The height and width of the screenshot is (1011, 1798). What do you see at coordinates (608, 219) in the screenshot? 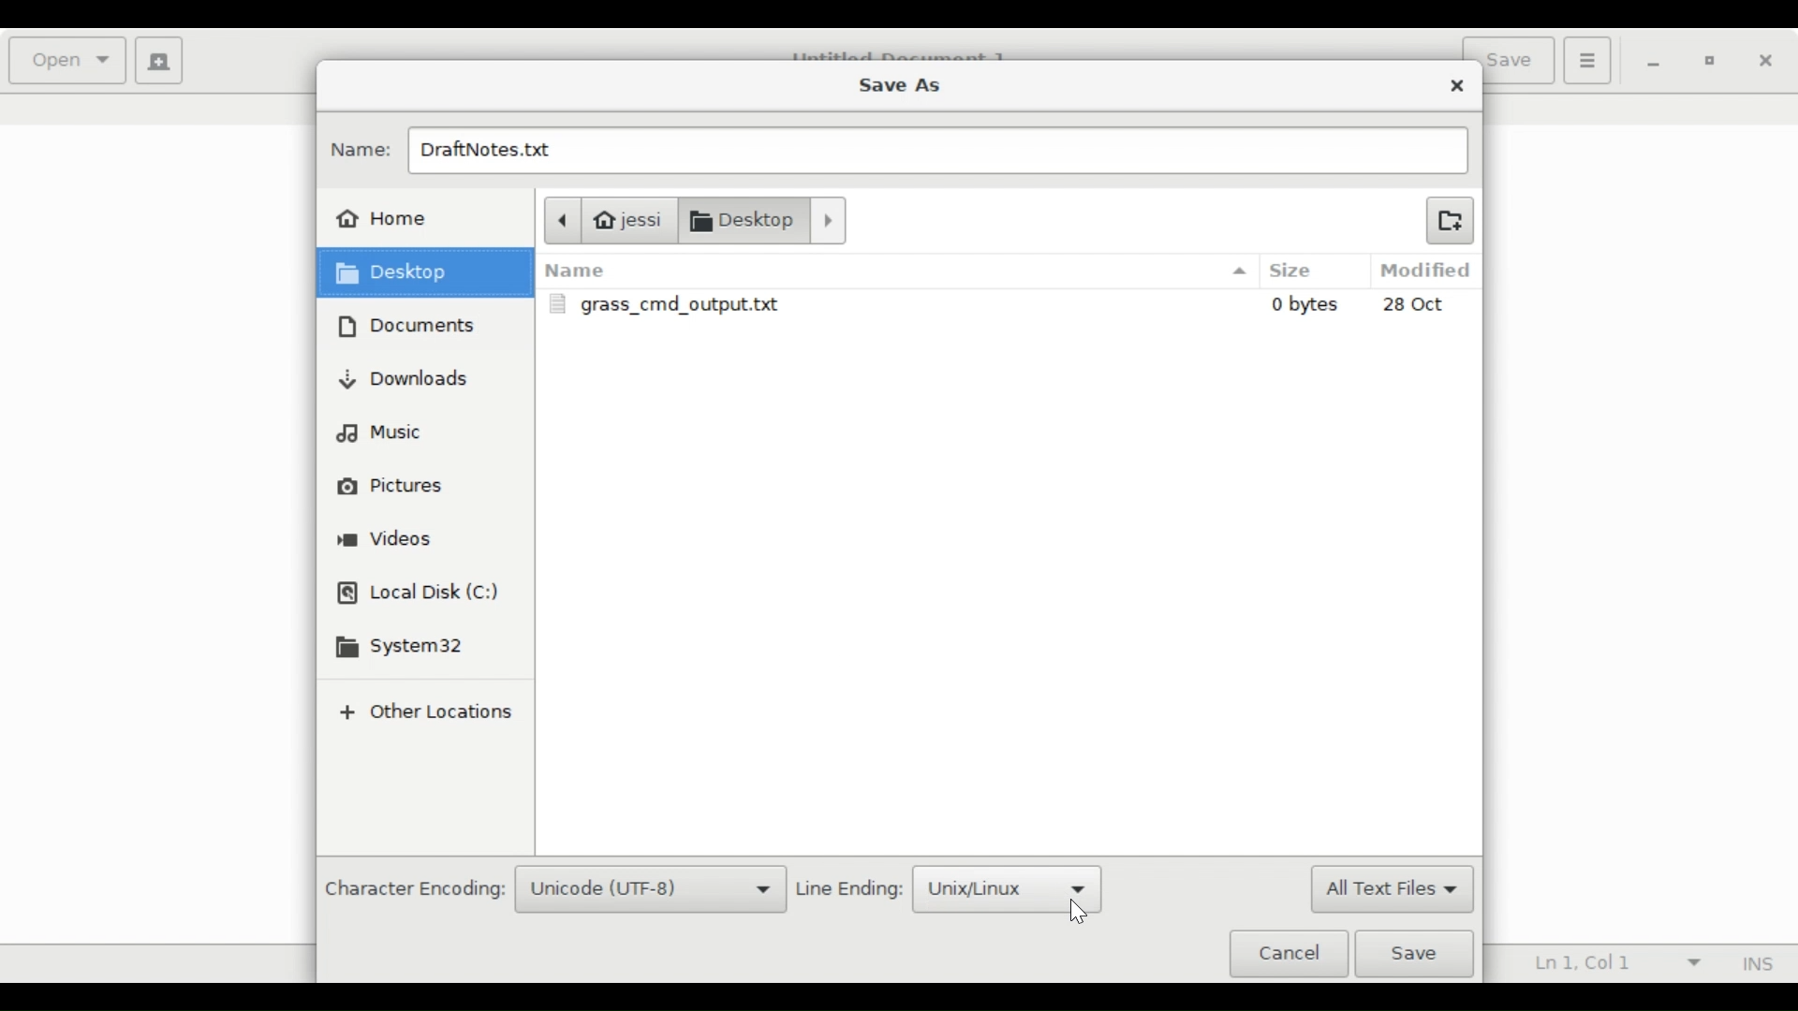
I see `jessi` at bounding box center [608, 219].